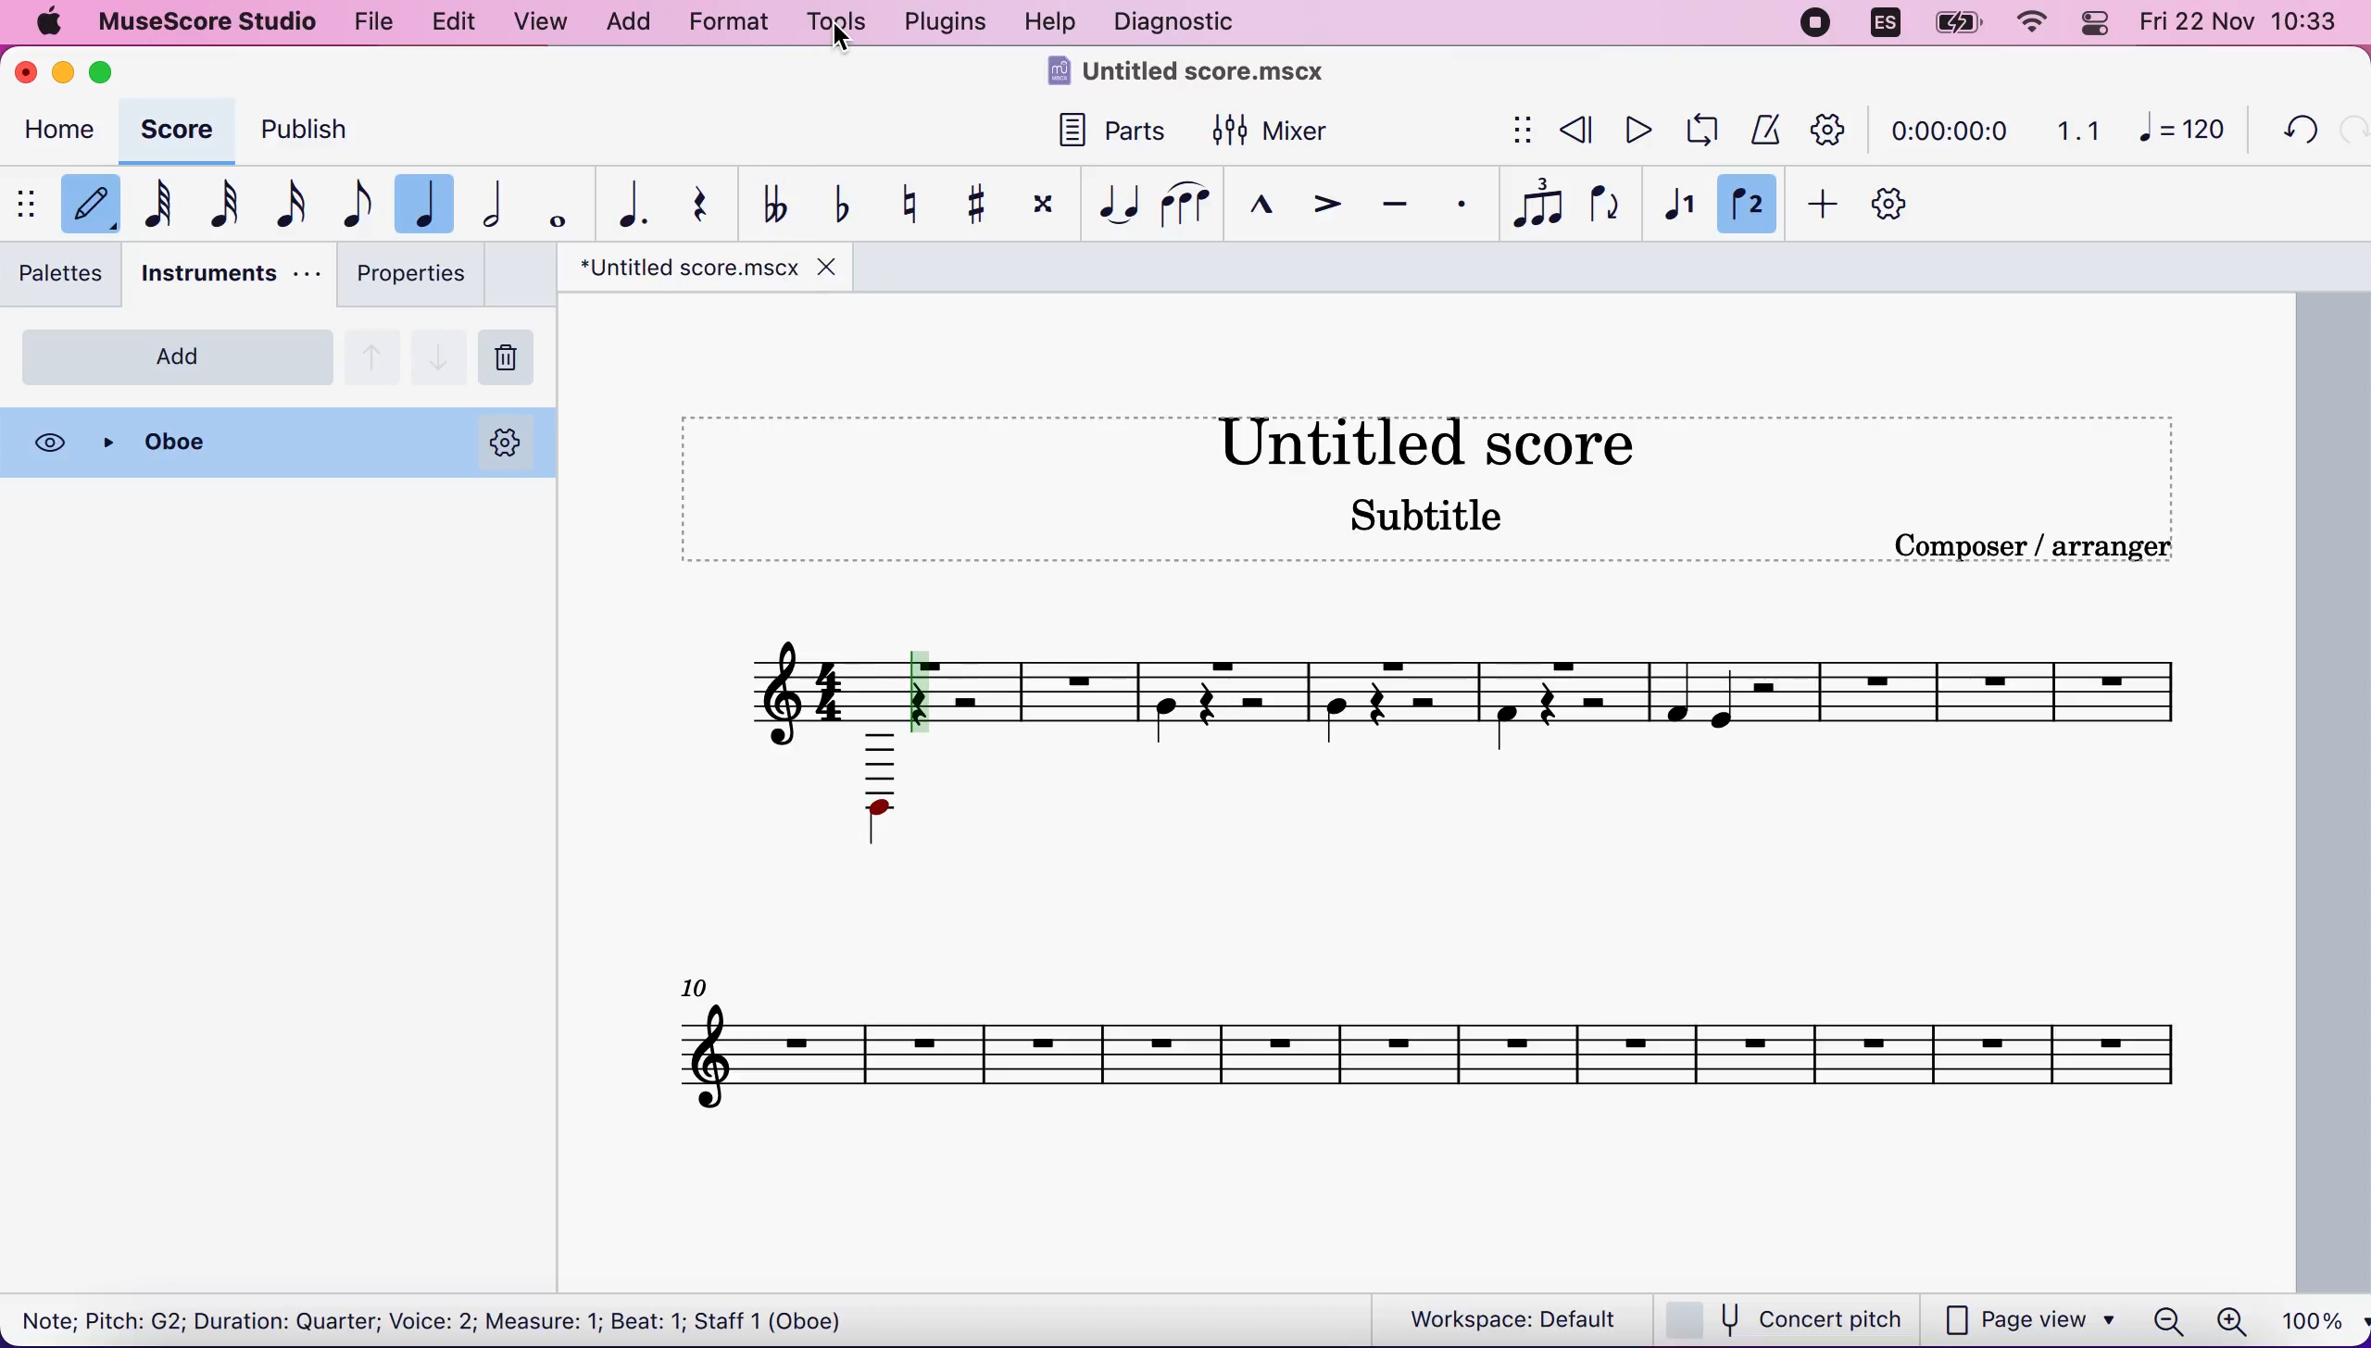  I want to click on view, so click(546, 26).